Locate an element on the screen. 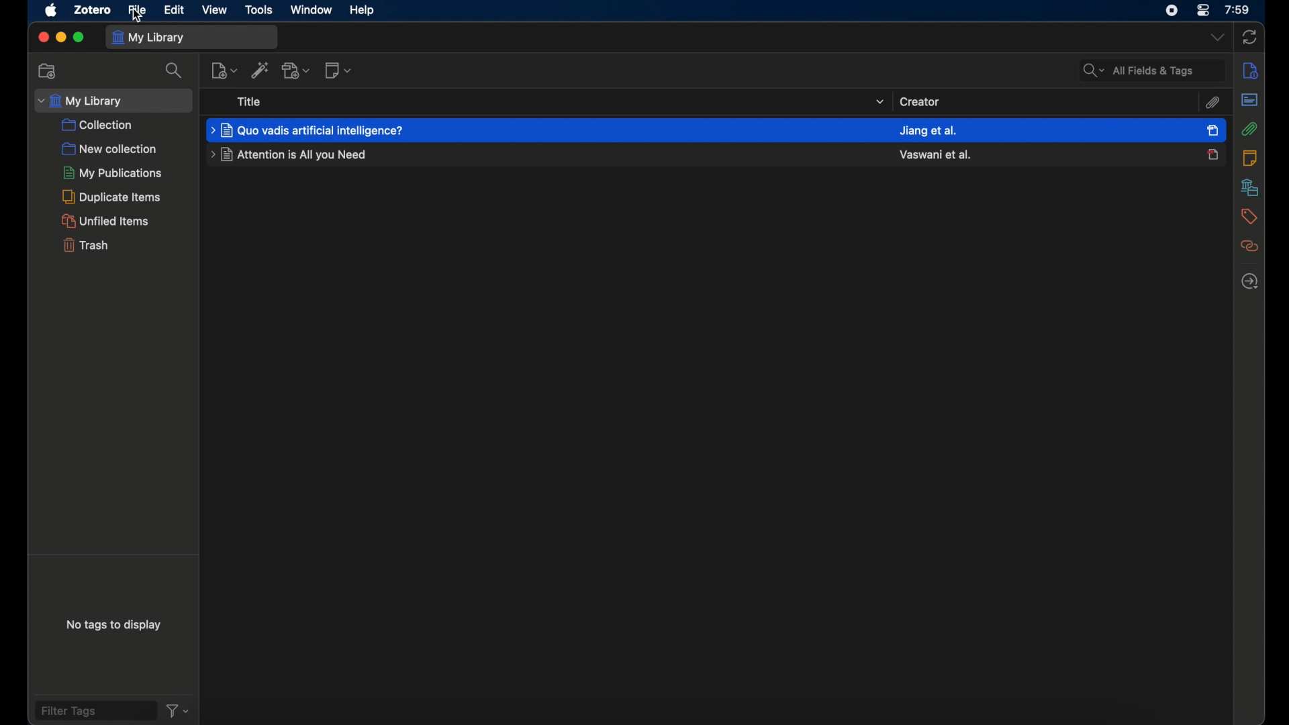 The width and height of the screenshot is (1289, 725). no tags to display is located at coordinates (114, 628).